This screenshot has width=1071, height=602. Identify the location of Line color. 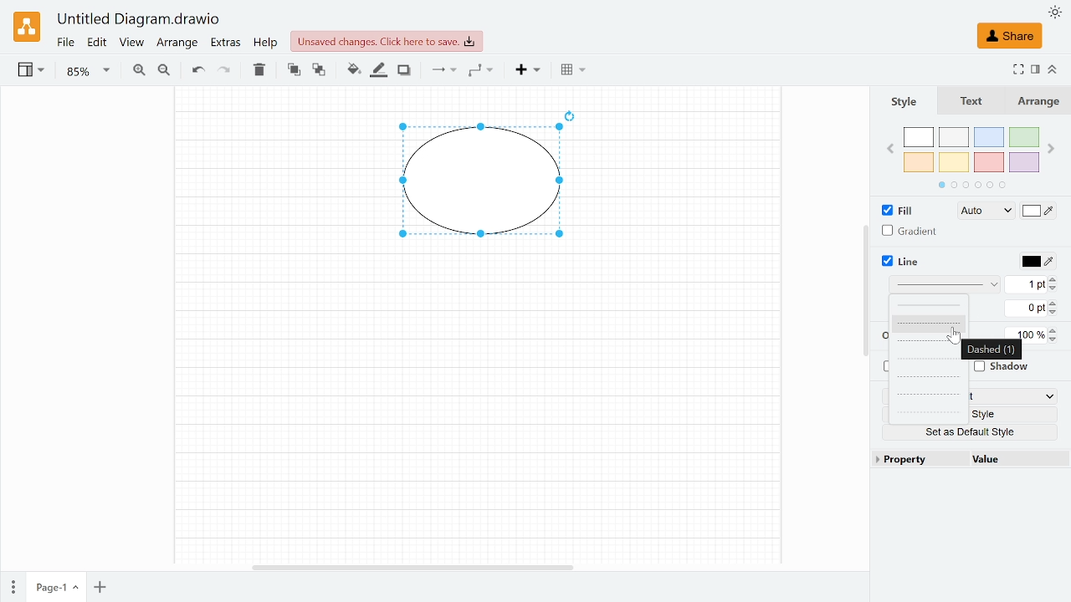
(1038, 263).